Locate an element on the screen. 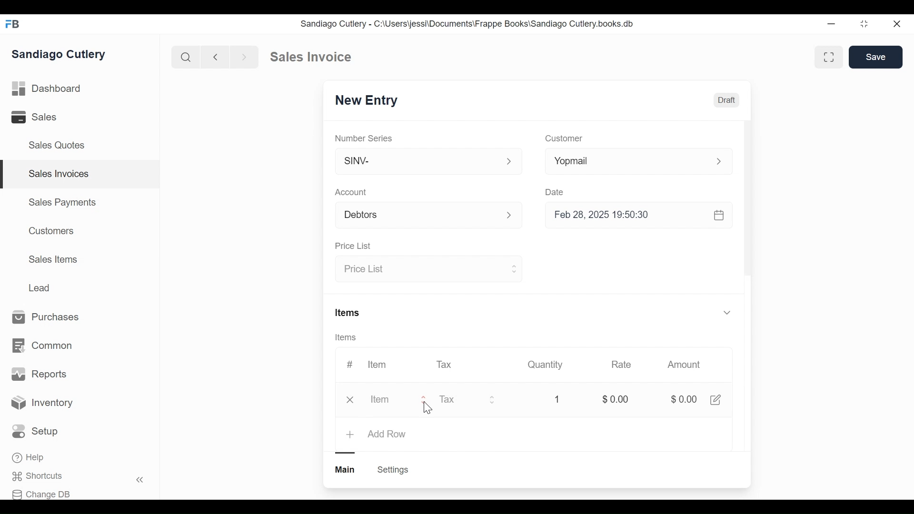 The height and width of the screenshot is (514, 914). + Add Row is located at coordinates (377, 435).